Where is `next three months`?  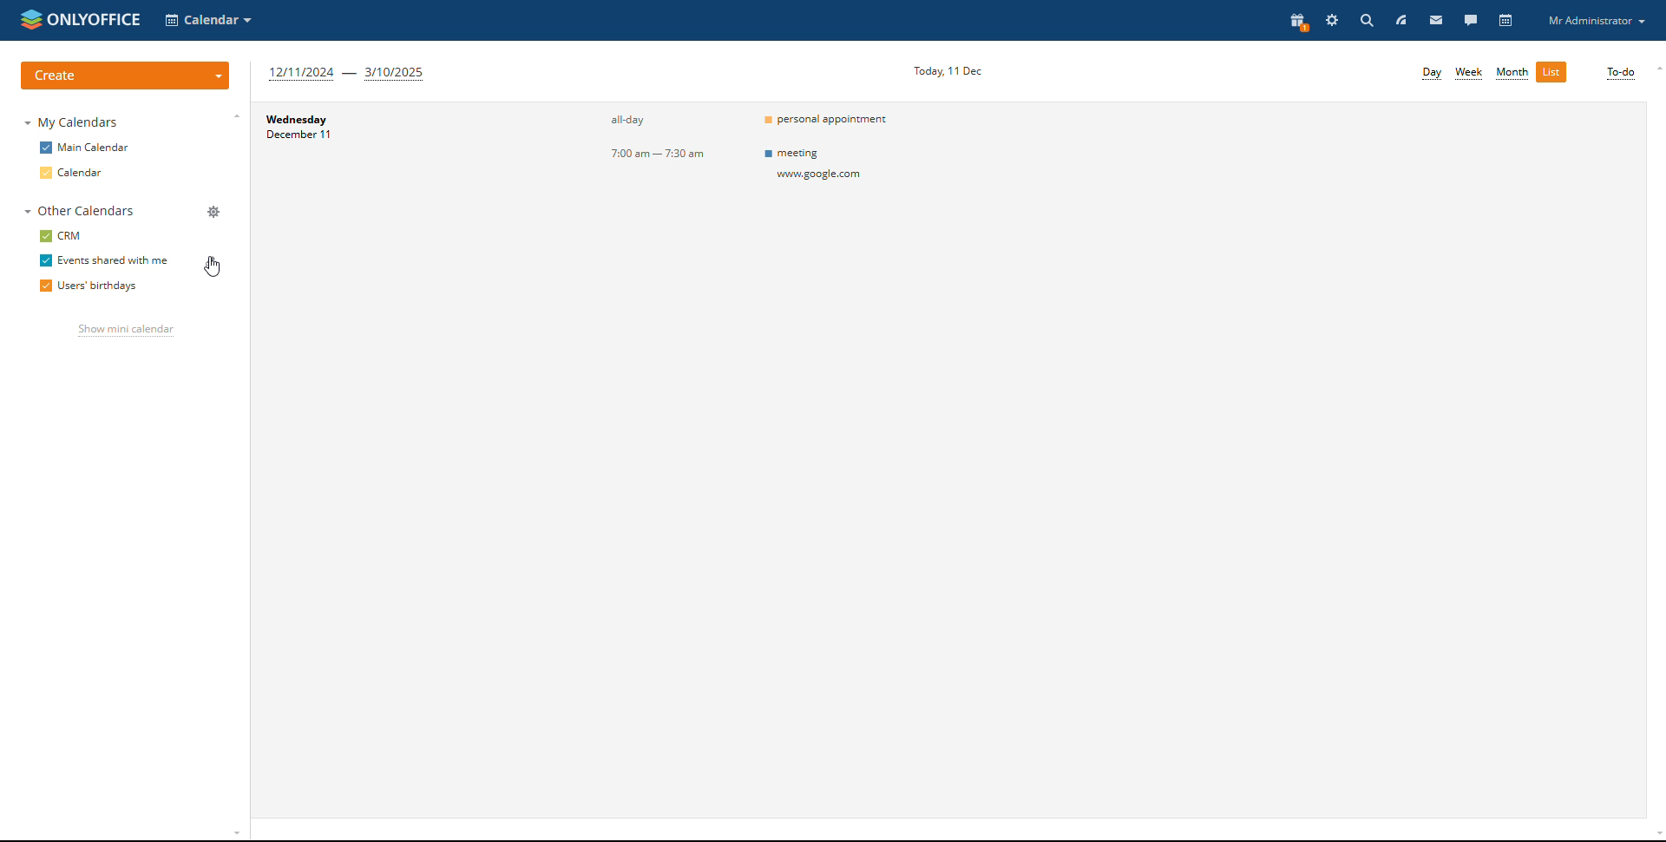 next three months is located at coordinates (349, 75).